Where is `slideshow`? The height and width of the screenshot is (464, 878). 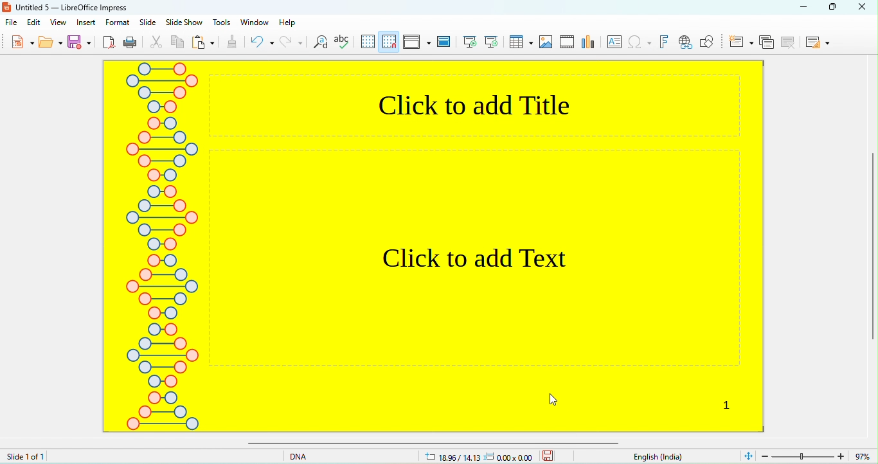
slideshow is located at coordinates (183, 23).